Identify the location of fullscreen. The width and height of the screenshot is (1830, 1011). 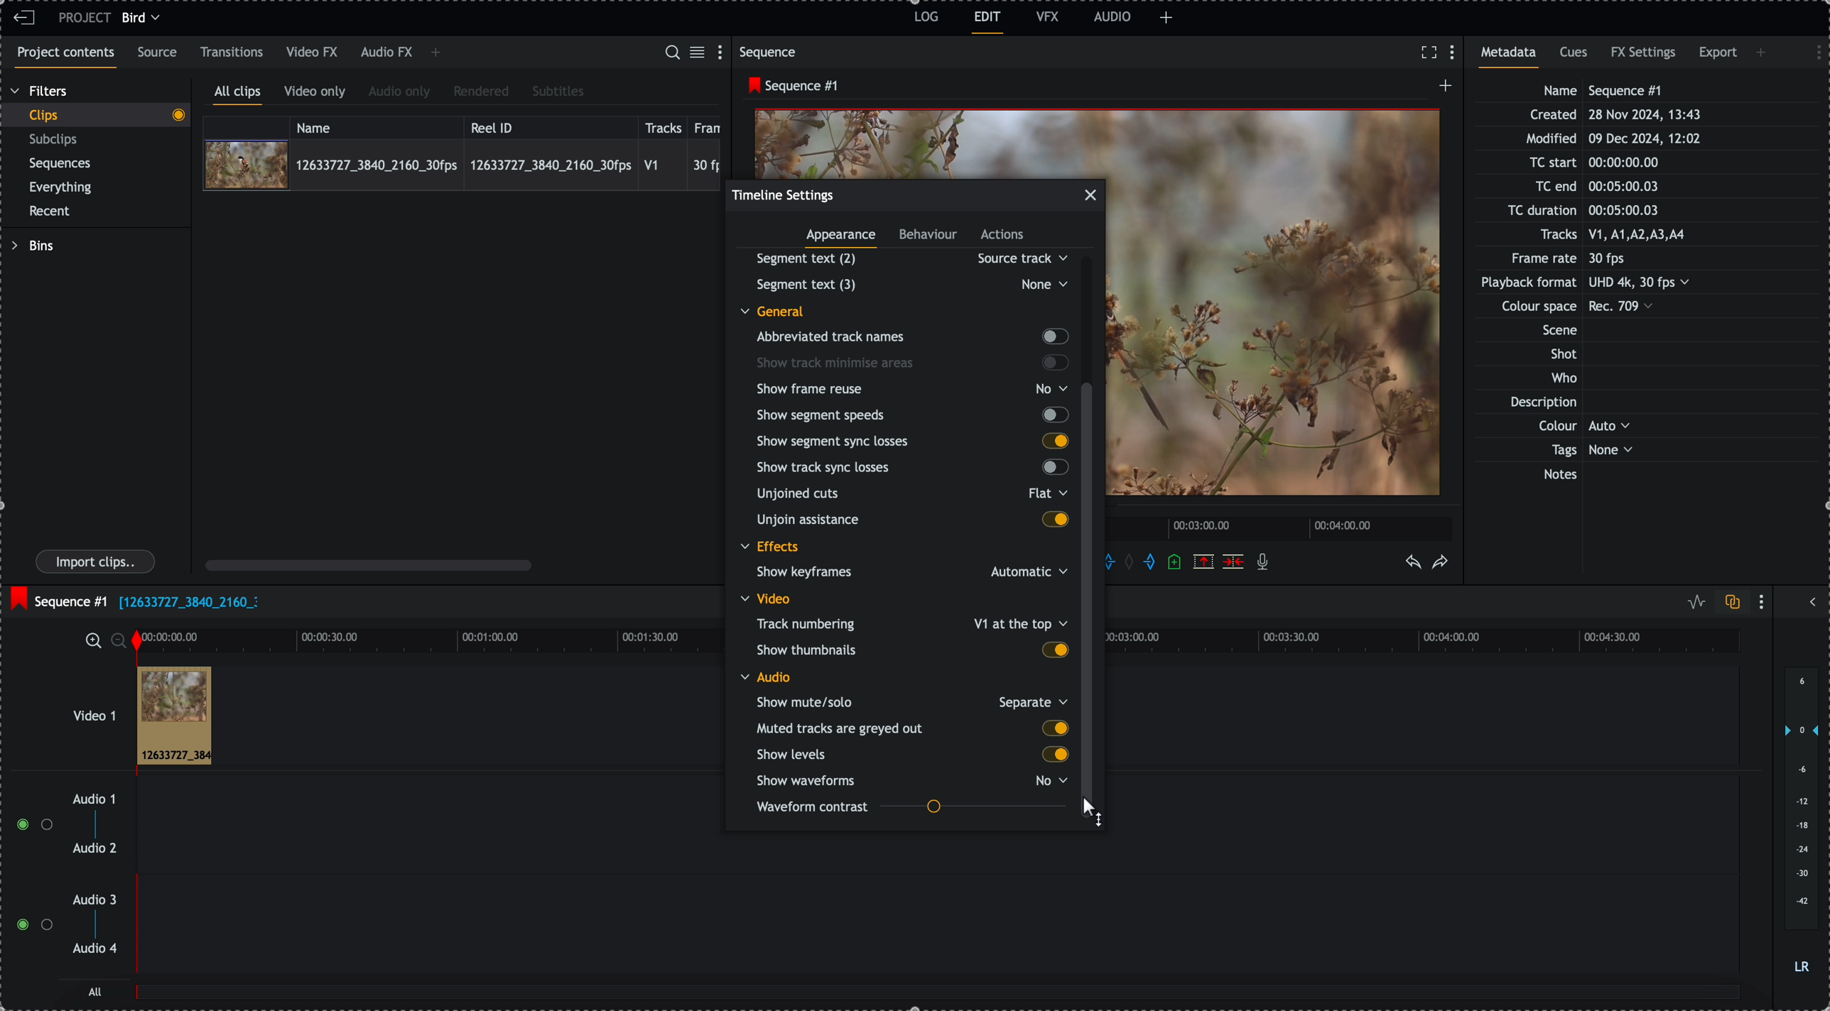
(1429, 52).